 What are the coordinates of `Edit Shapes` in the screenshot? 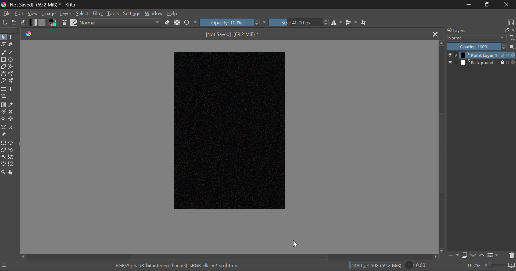 It's located at (3, 45).